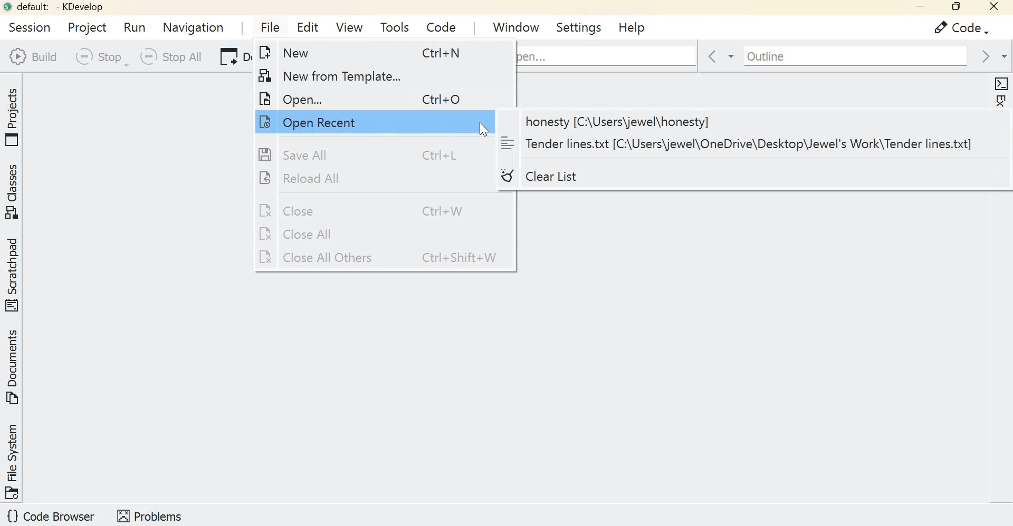 The image size is (1013, 526). Describe the element at coordinates (52, 517) in the screenshot. I see `Toggle 'code browser' tool view` at that location.